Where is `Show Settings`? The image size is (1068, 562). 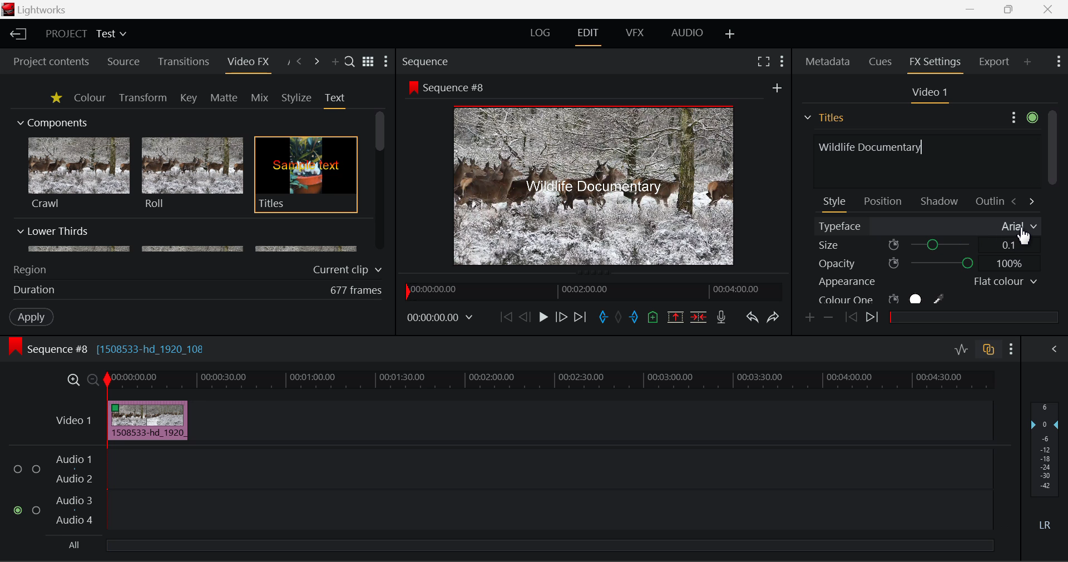
Show Settings is located at coordinates (386, 61).